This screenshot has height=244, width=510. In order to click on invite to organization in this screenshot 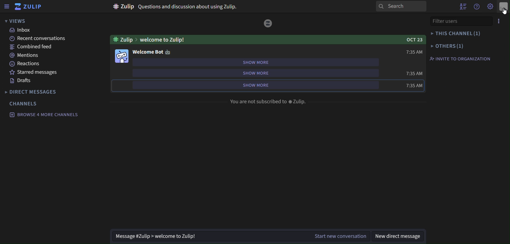, I will do `click(463, 58)`.